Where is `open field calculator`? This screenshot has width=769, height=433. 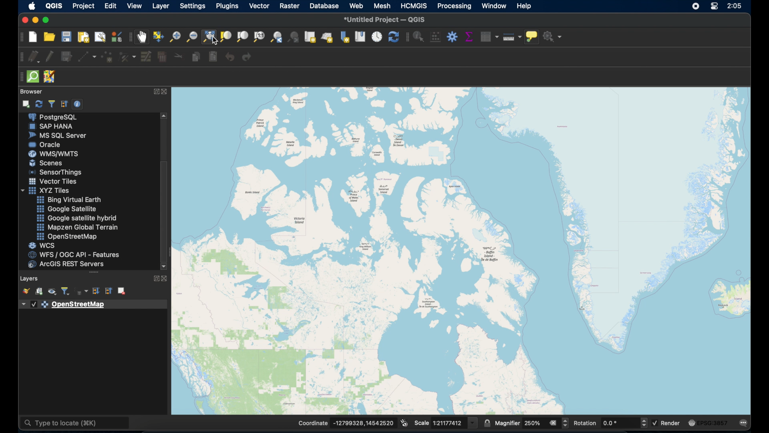
open field calculator is located at coordinates (436, 37).